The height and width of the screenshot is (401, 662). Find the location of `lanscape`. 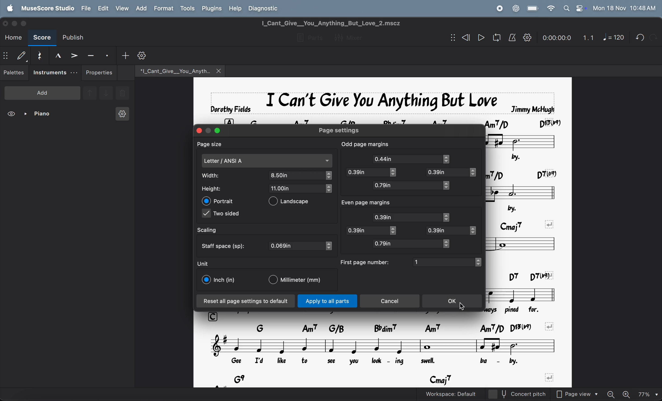

lanscape is located at coordinates (293, 202).